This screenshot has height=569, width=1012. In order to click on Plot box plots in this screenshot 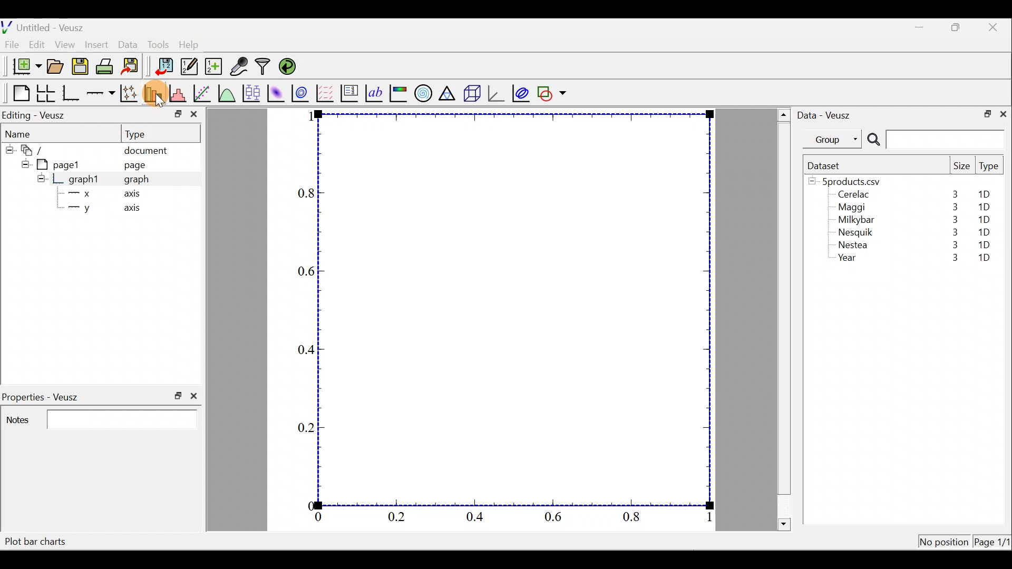, I will do `click(252, 93)`.